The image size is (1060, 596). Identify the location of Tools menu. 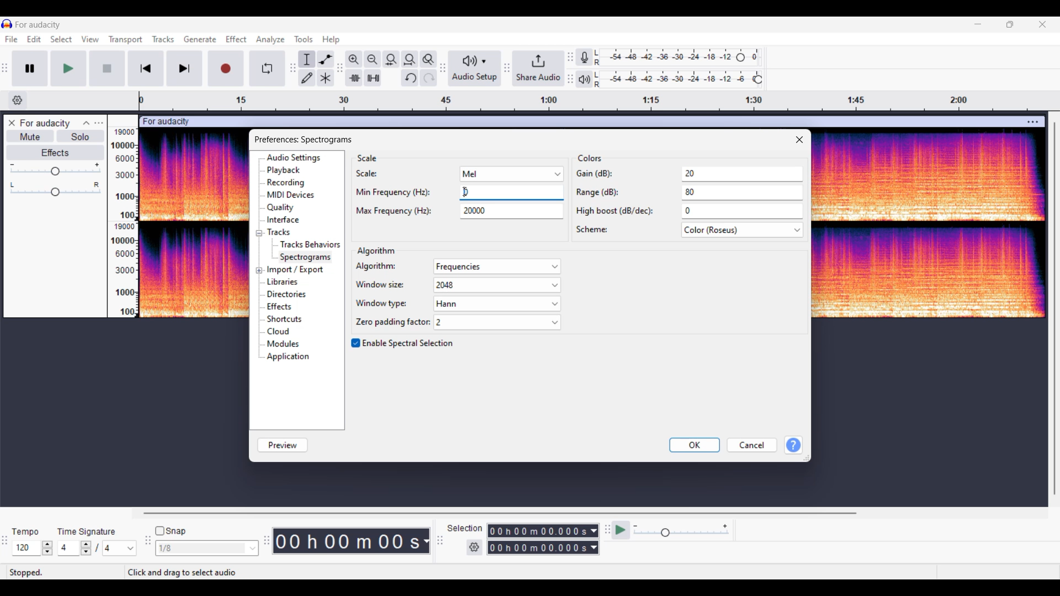
(304, 39).